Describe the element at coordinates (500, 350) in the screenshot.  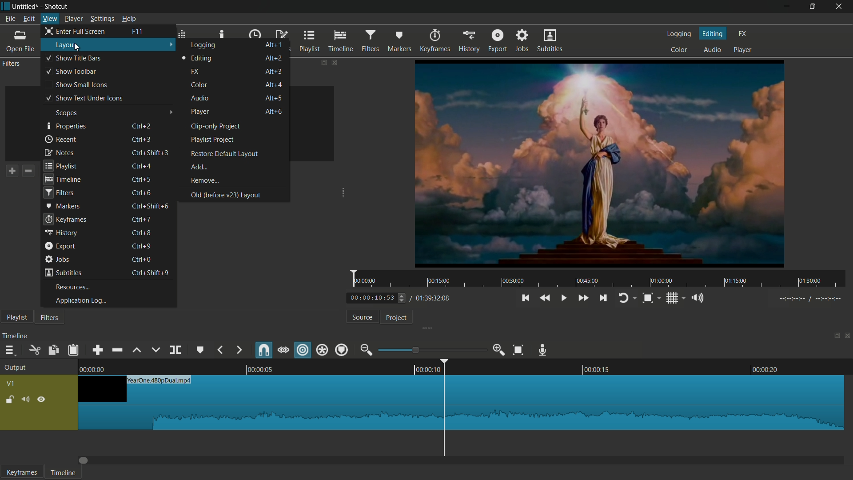
I see `zoom in` at that location.